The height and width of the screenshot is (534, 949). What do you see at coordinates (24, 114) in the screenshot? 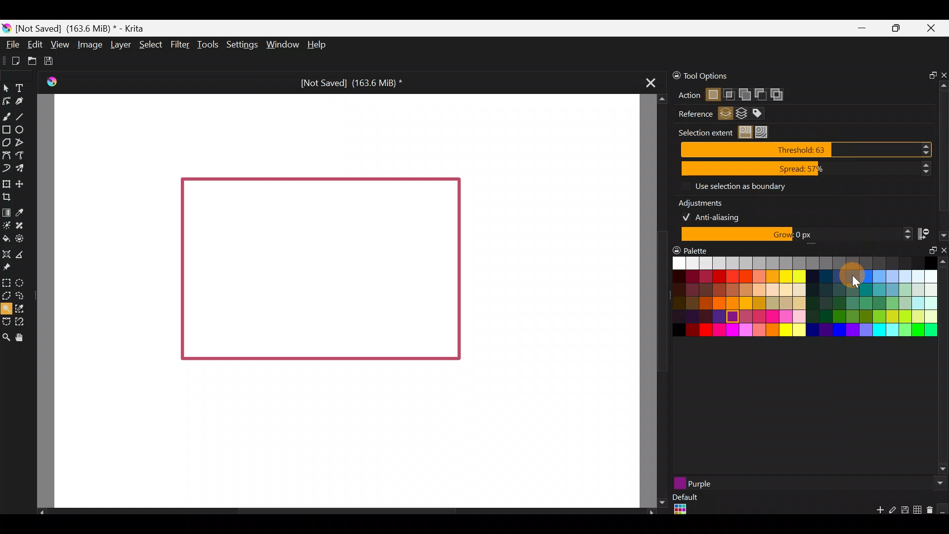
I see `Line tool` at bounding box center [24, 114].